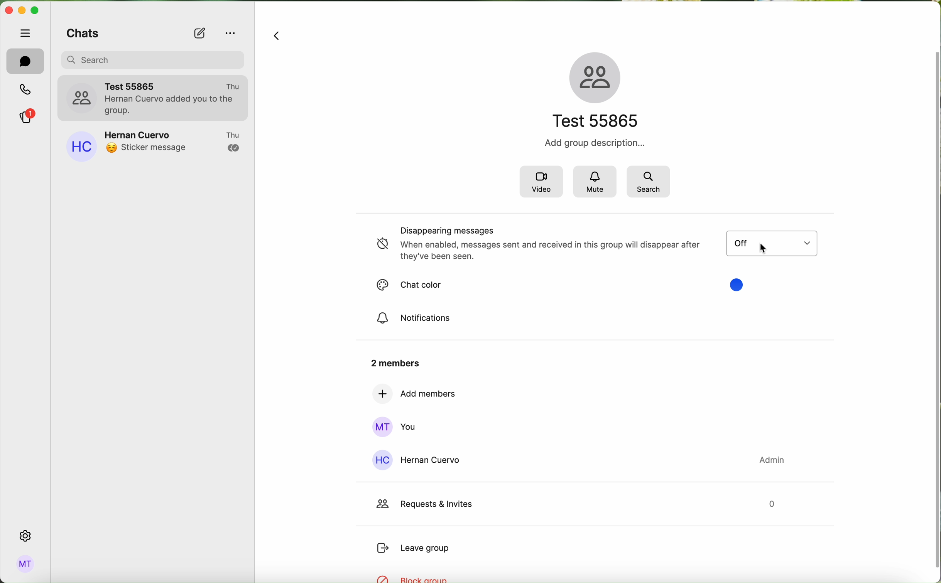  What do you see at coordinates (415, 318) in the screenshot?
I see `notifications` at bounding box center [415, 318].